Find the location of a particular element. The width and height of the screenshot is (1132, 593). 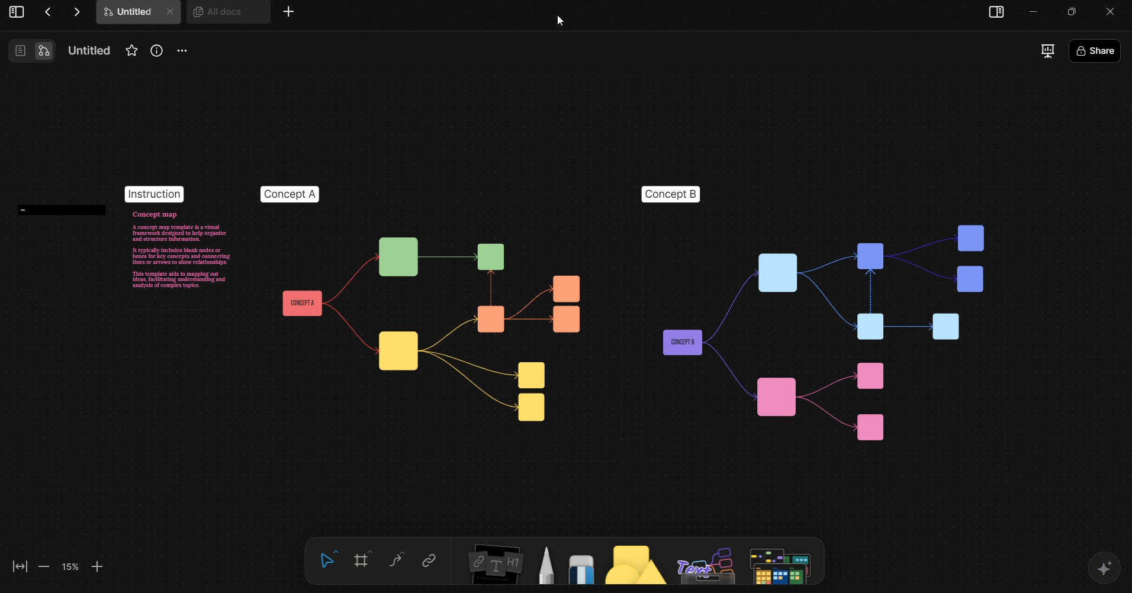

sidebar is located at coordinates (998, 13).